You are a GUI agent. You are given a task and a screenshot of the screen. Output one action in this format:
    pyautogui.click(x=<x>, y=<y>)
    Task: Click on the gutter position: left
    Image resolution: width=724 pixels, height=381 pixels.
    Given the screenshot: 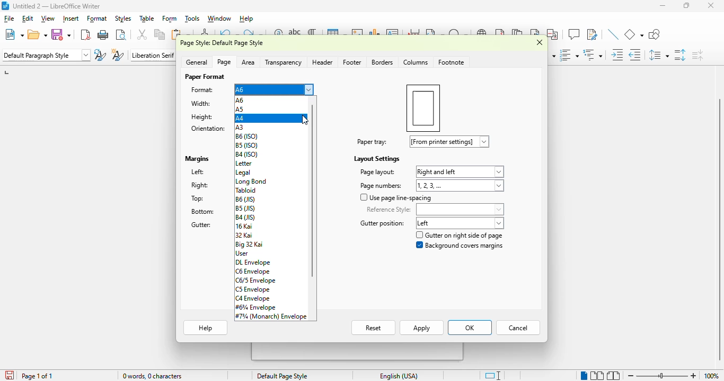 What is the action you would take?
    pyautogui.click(x=431, y=223)
    